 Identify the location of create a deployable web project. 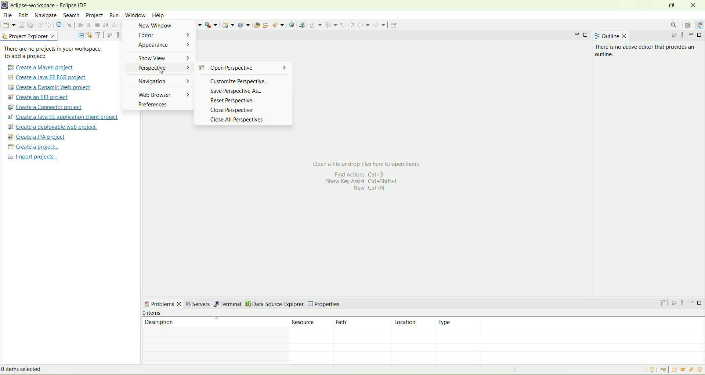
(52, 127).